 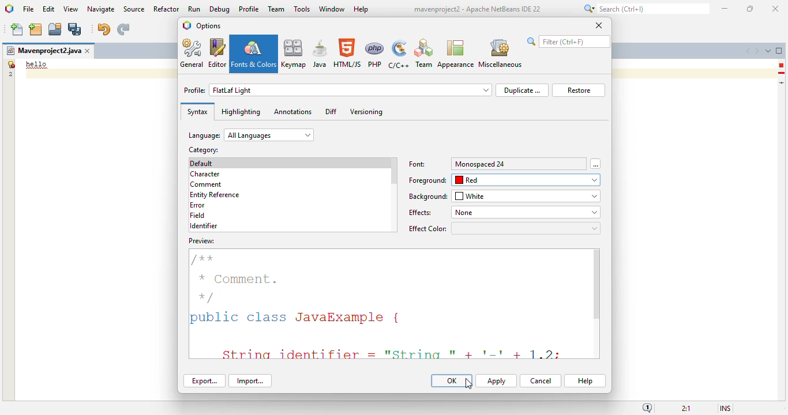 What do you see at coordinates (429, 197) in the screenshot?
I see `background: ` at bounding box center [429, 197].